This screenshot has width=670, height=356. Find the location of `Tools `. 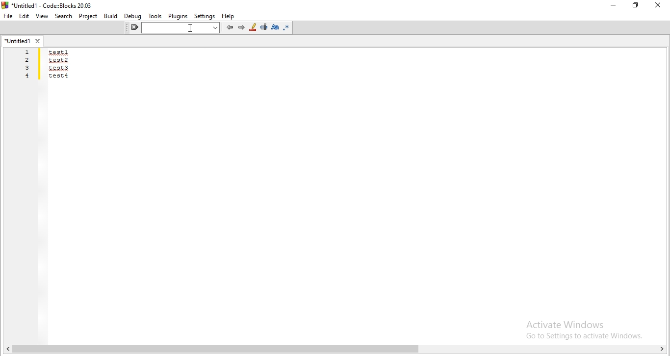

Tools  is located at coordinates (155, 16).